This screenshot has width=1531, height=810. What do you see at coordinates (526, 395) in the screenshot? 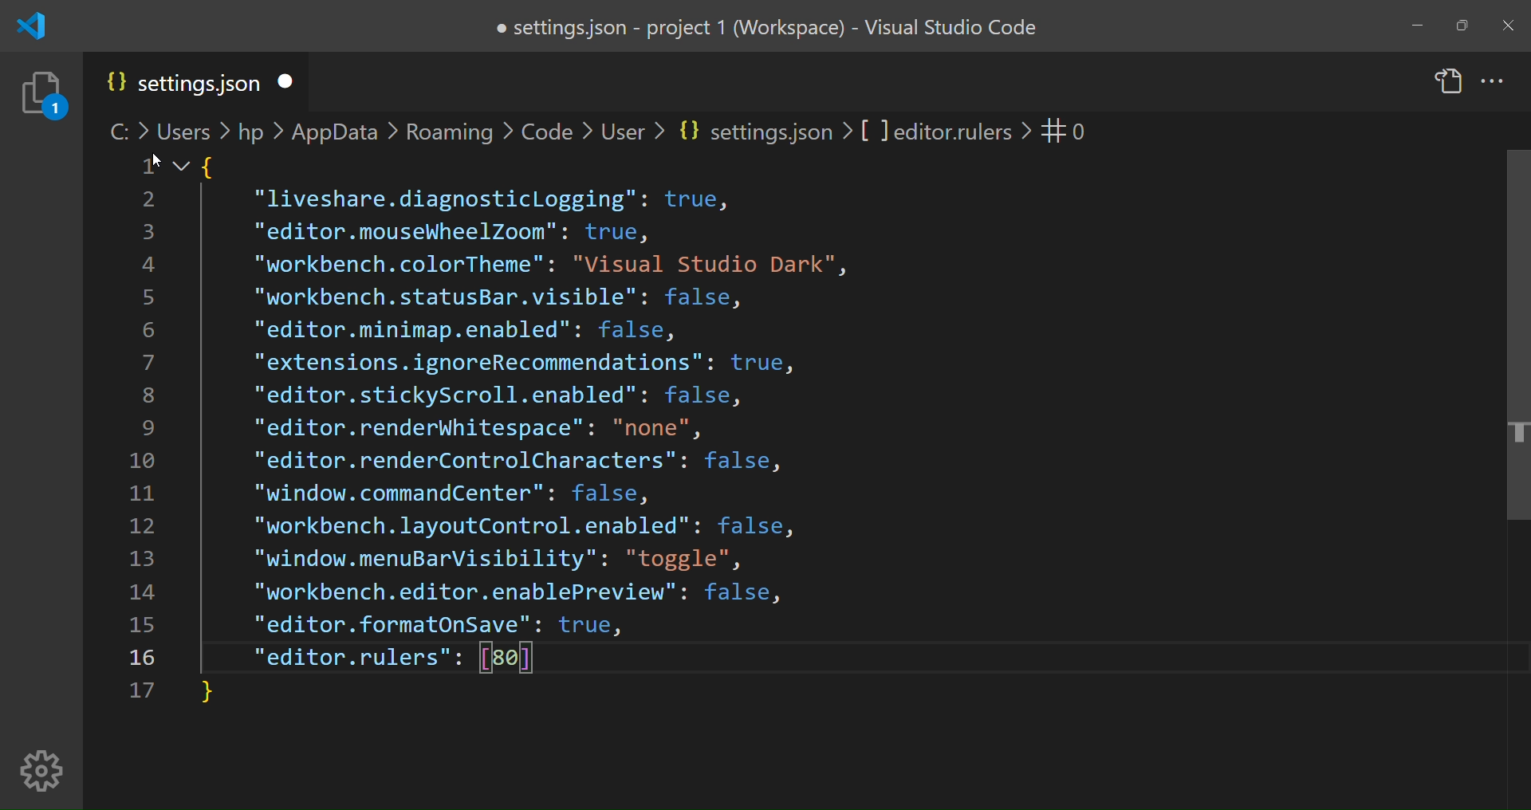
I see `code` at bounding box center [526, 395].